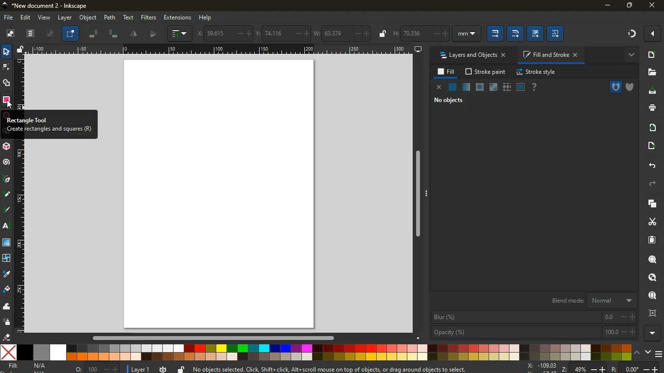  What do you see at coordinates (7, 101) in the screenshot?
I see `rectangle tool` at bounding box center [7, 101].